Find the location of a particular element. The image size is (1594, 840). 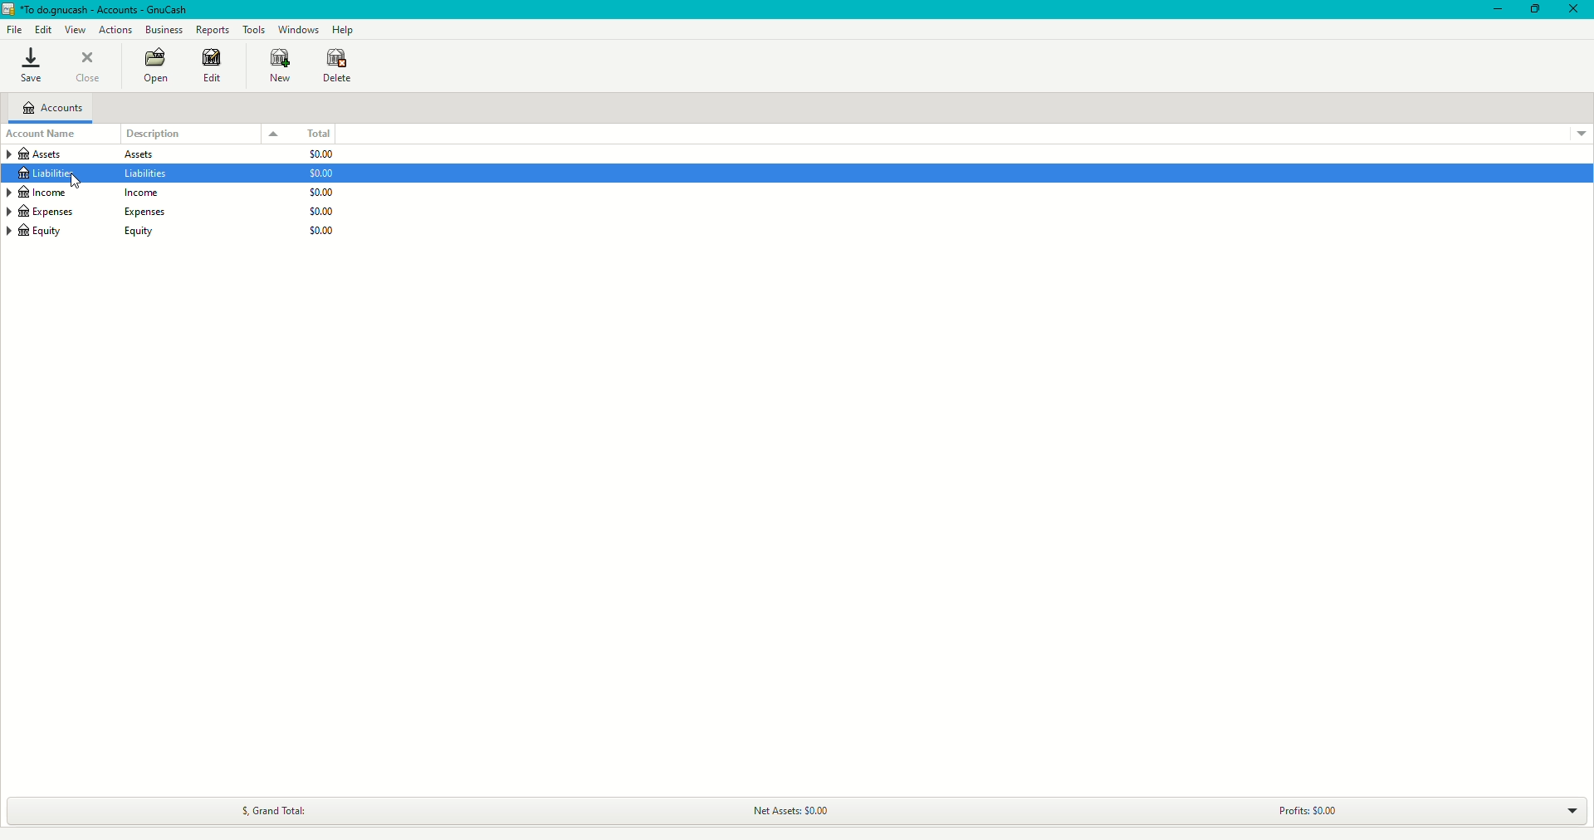

Description is located at coordinates (158, 133).